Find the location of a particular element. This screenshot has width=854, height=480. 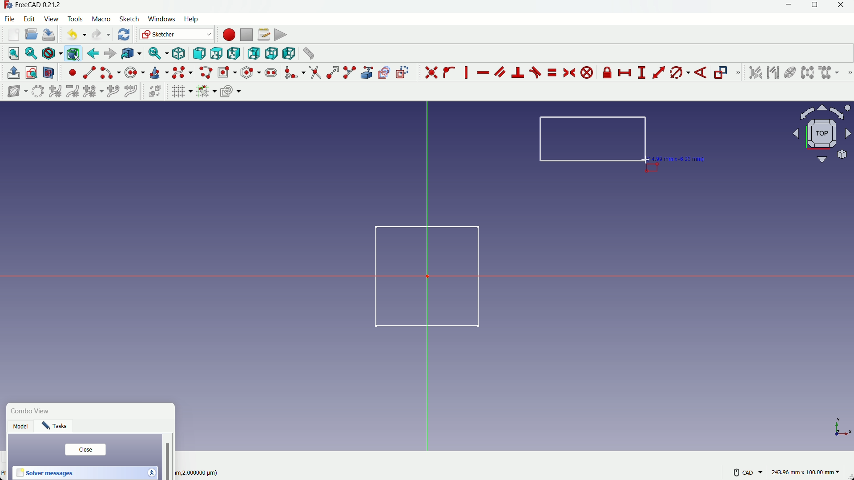

create fillet is located at coordinates (294, 72).